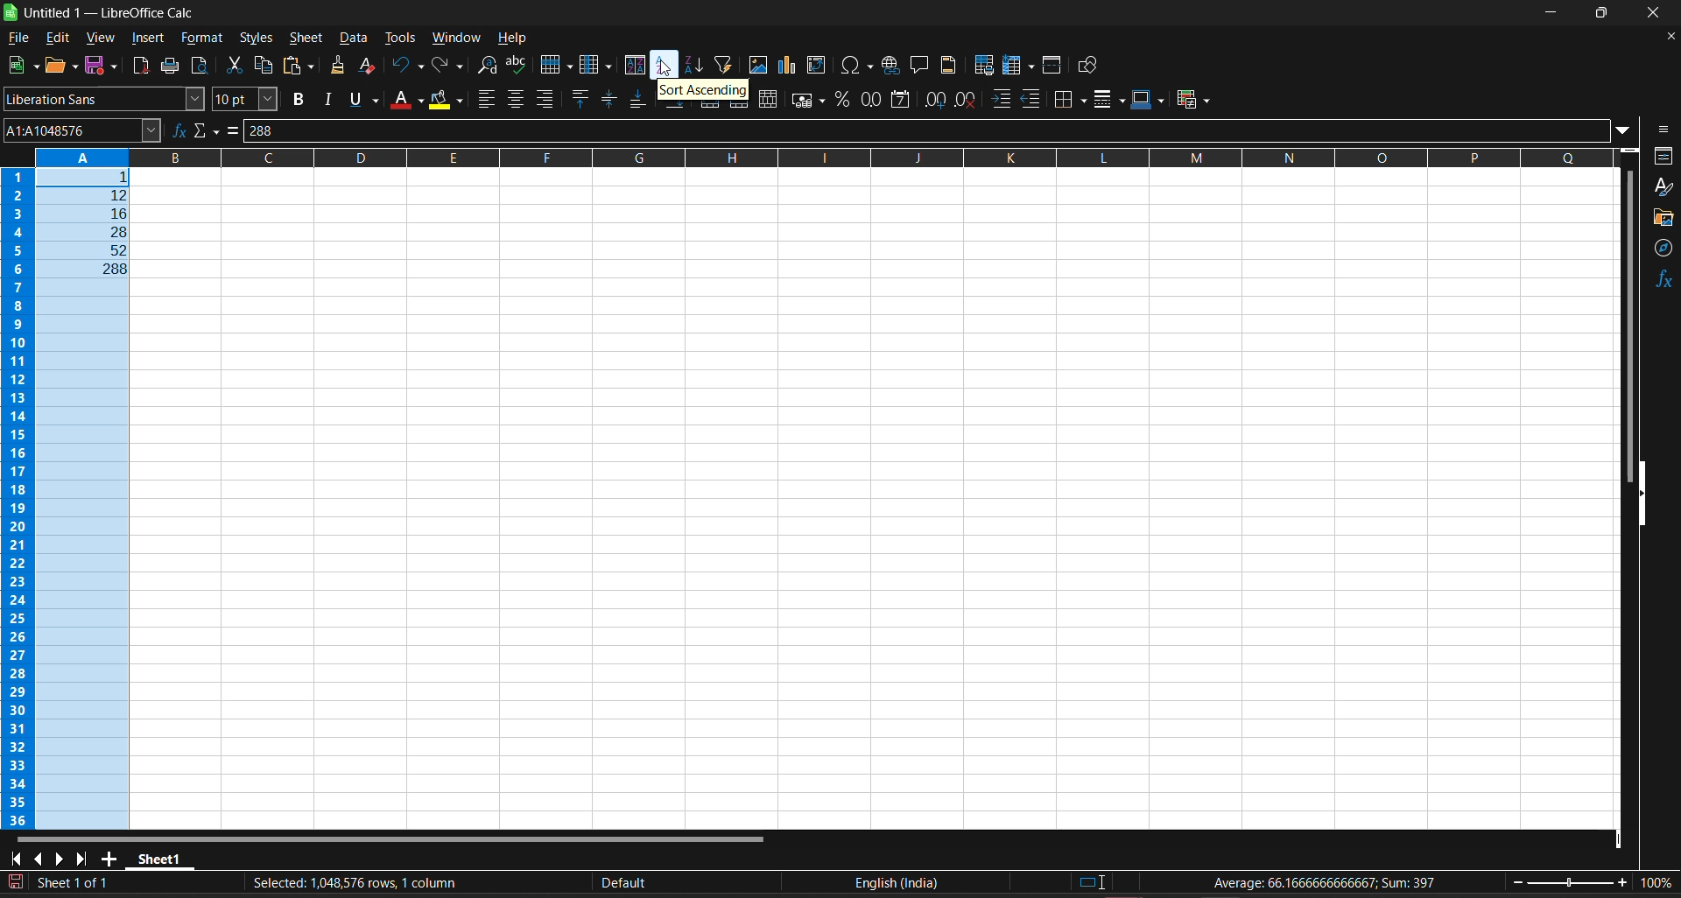 The height and width of the screenshot is (898, 1681). I want to click on increase decimal place, so click(933, 100).